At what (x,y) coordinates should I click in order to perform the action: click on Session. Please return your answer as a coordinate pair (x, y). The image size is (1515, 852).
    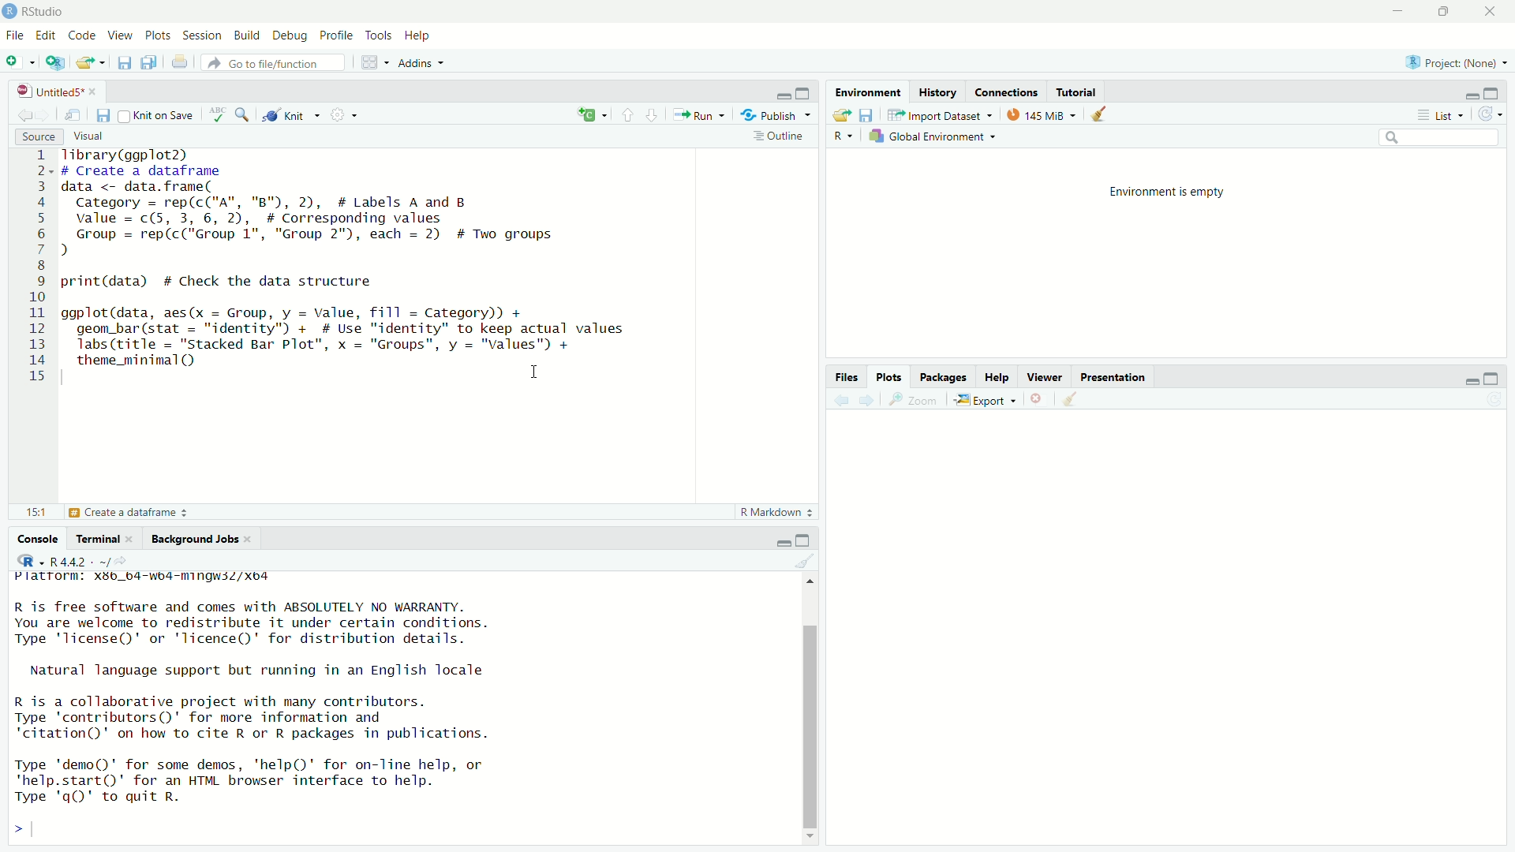
    Looking at the image, I should click on (204, 35).